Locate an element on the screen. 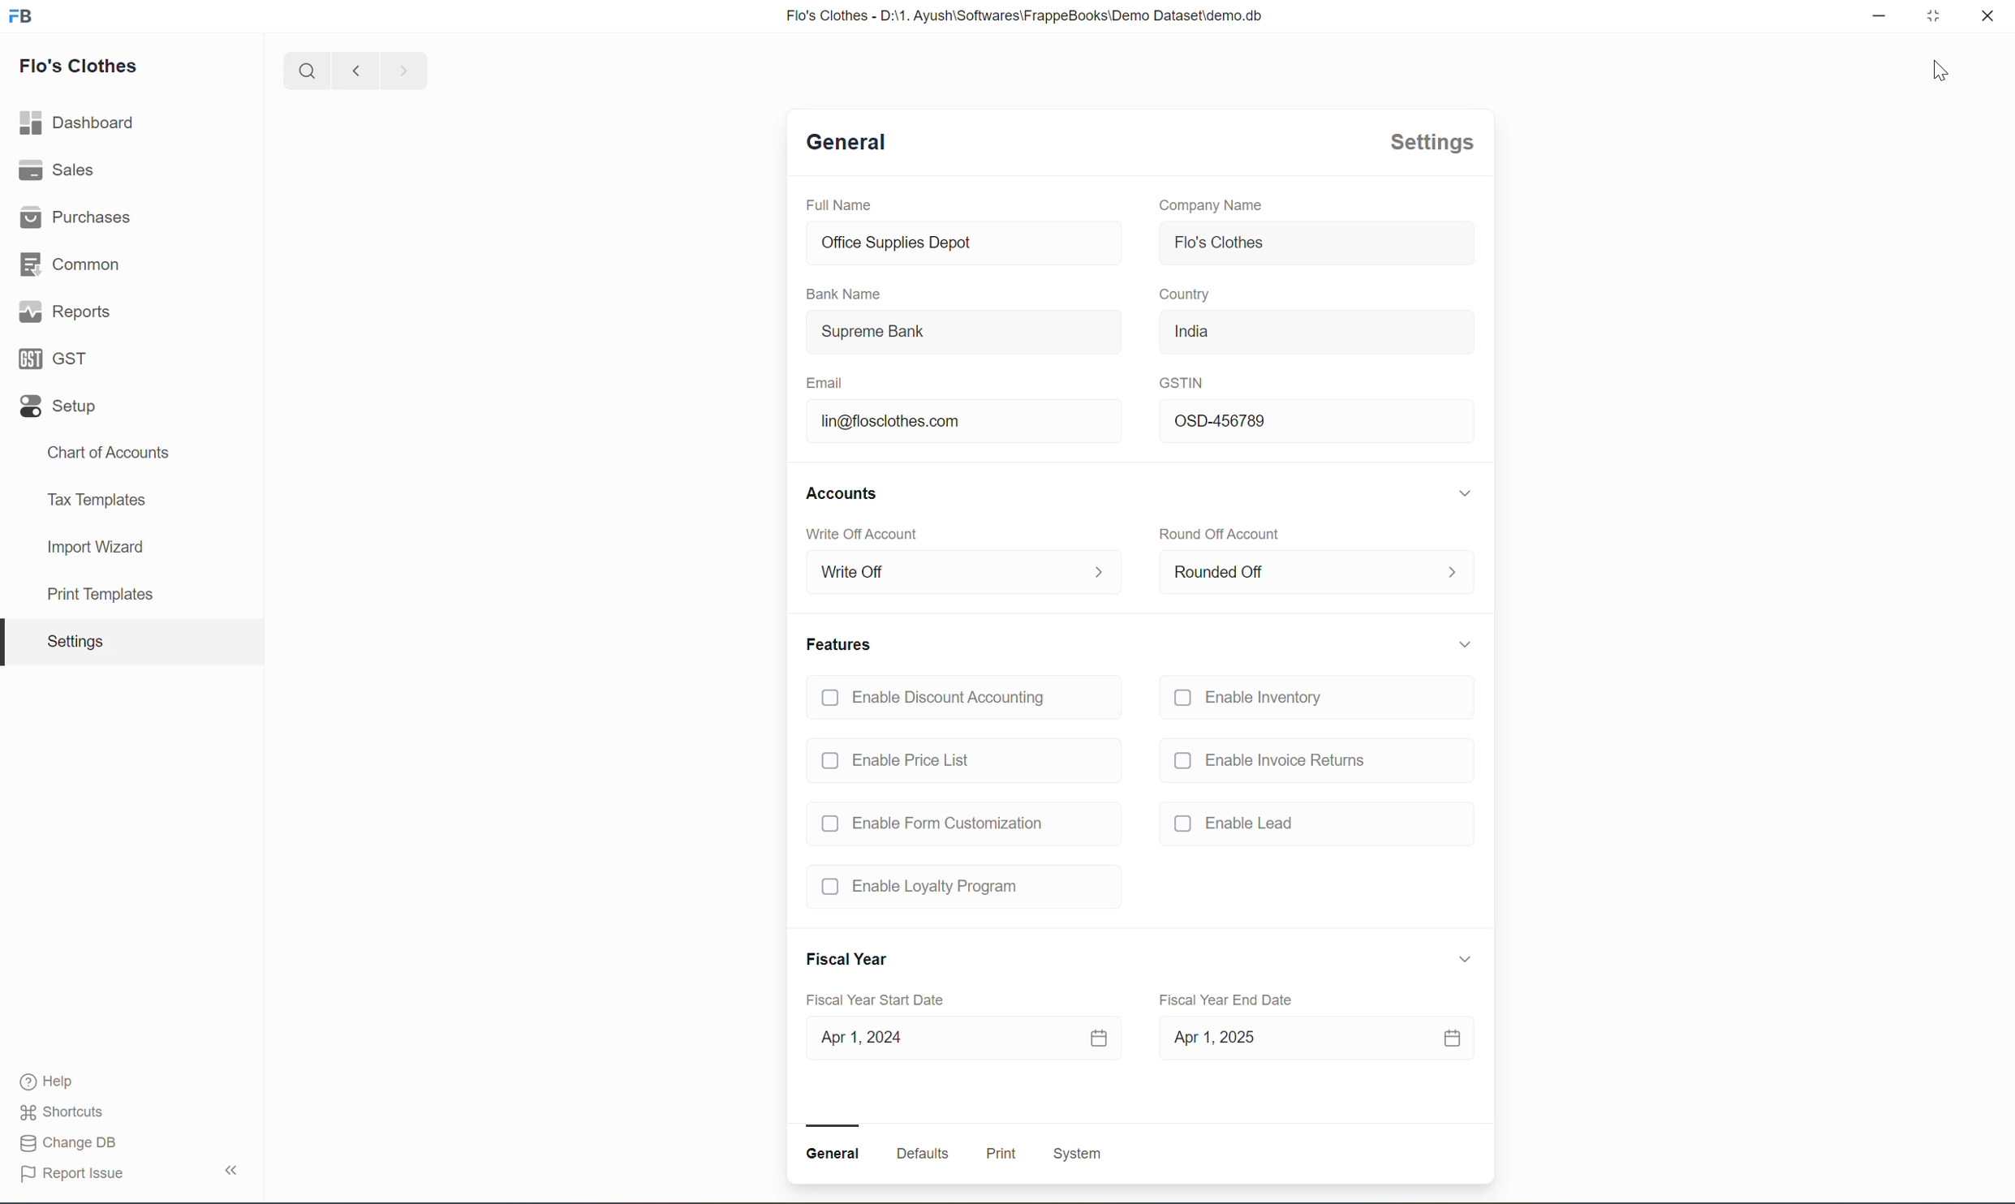  Import Wizard is located at coordinates (91, 548).